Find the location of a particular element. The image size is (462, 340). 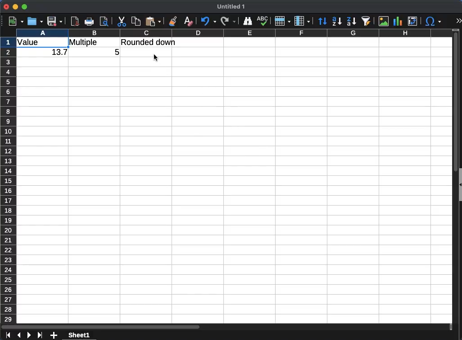

paste is located at coordinates (154, 21).